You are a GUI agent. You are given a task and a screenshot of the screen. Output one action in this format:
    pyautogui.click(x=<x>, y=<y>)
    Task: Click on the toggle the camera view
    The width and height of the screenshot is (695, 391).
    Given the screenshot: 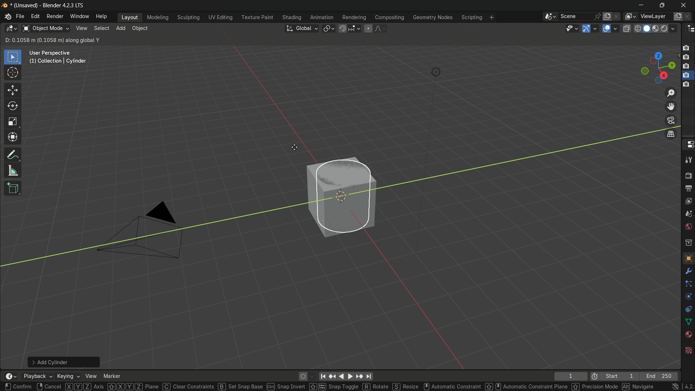 What is the action you would take?
    pyautogui.click(x=671, y=120)
    